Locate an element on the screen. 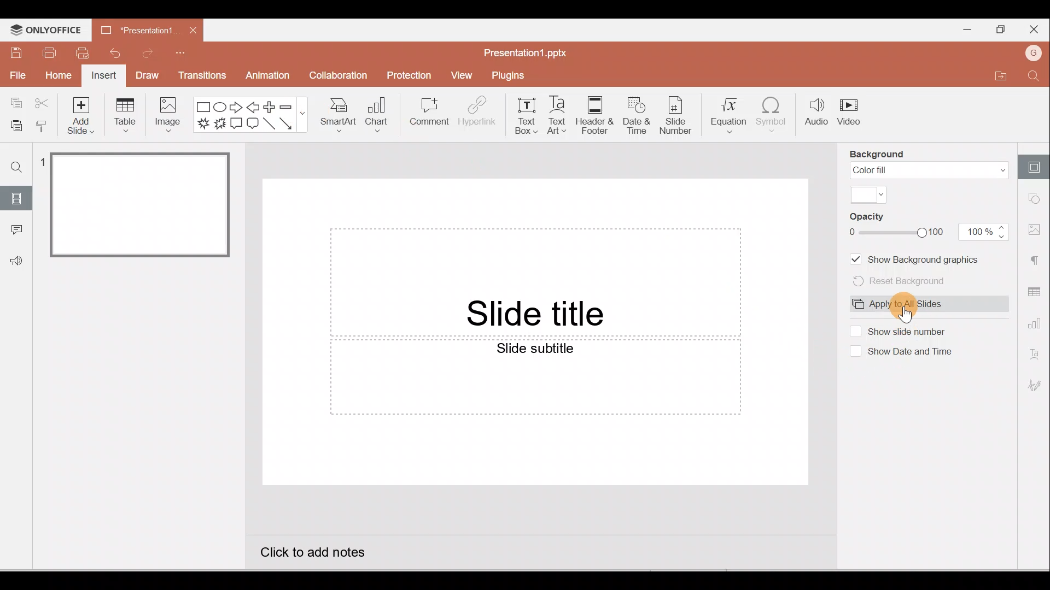 This screenshot has height=590, width=1050. Comment is located at coordinates (430, 116).